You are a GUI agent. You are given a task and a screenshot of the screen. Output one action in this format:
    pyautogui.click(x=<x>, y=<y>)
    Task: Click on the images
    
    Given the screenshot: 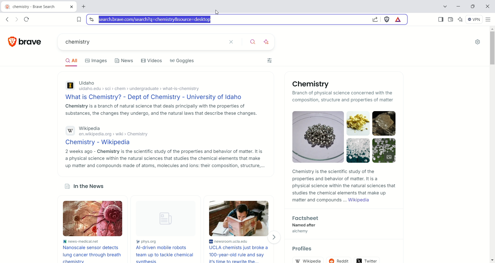 What is the action you would take?
    pyautogui.click(x=96, y=61)
    